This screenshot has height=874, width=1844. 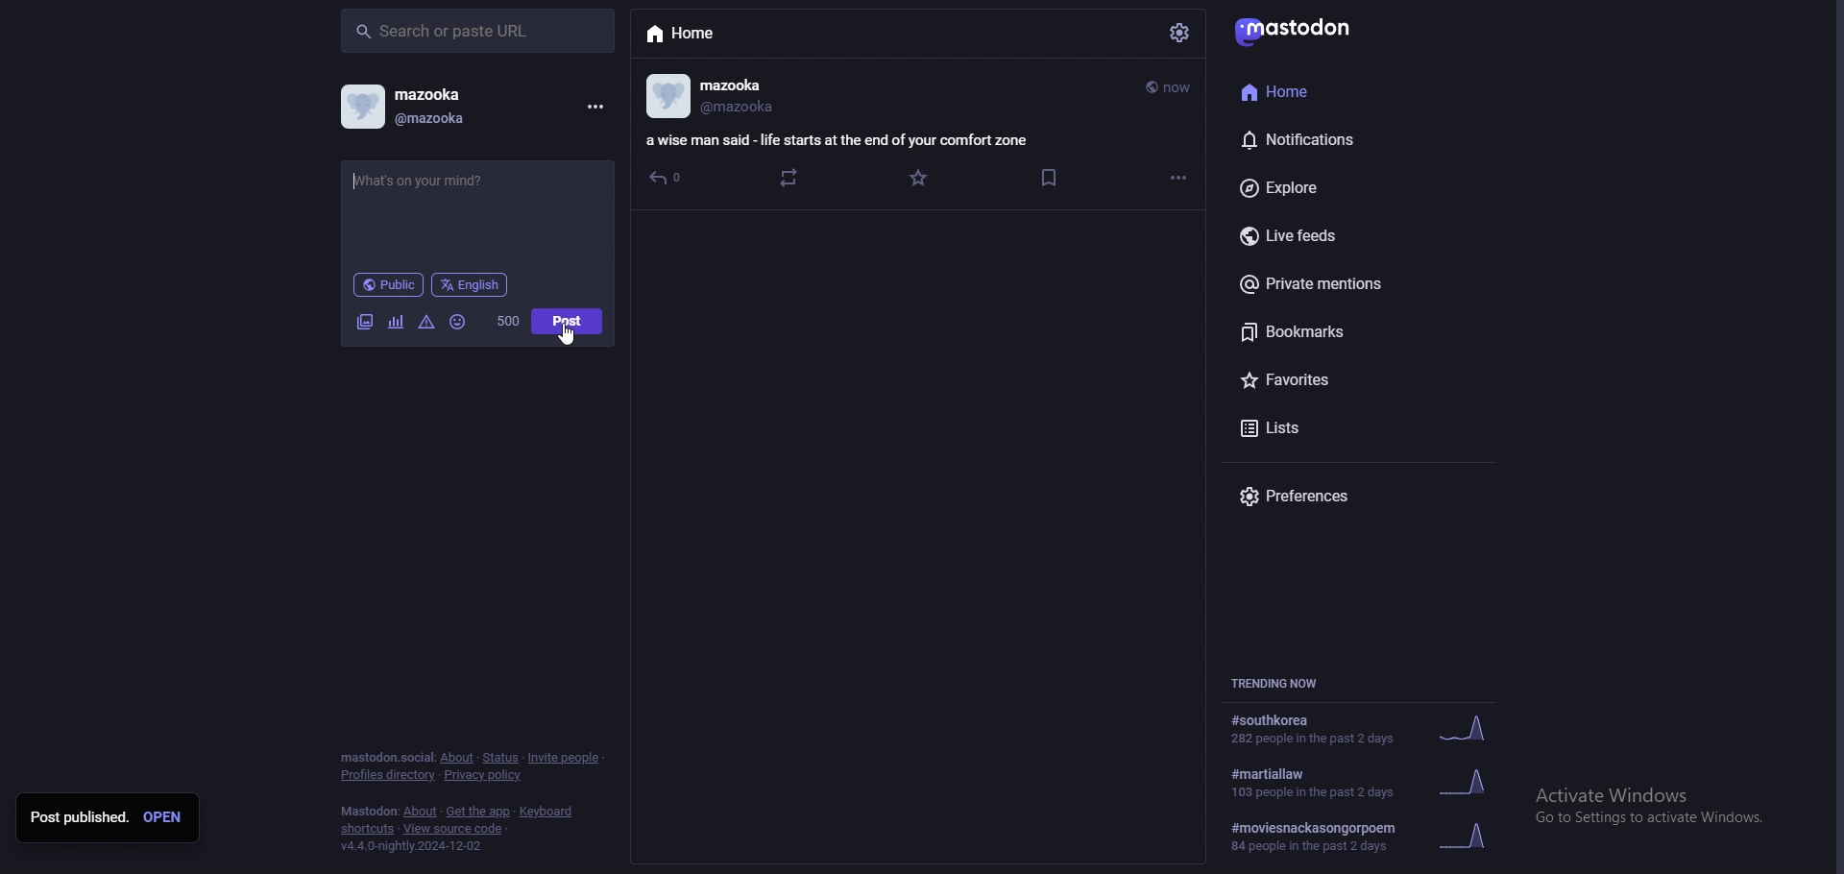 What do you see at coordinates (368, 829) in the screenshot?
I see `shortcuts` at bounding box center [368, 829].